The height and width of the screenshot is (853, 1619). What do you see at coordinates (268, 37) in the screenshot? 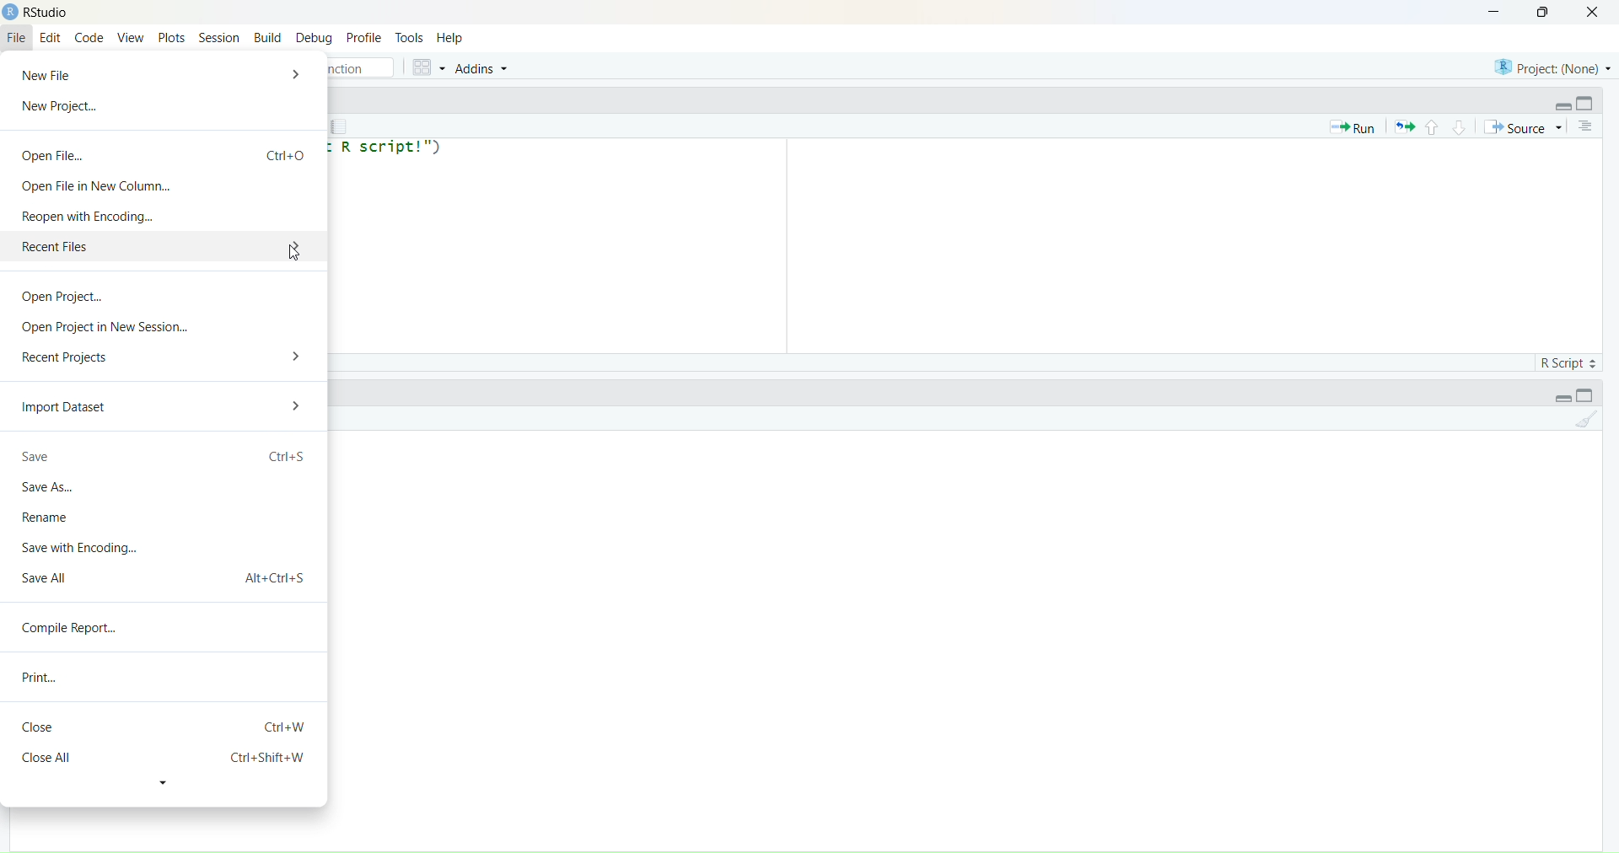
I see `Build` at bounding box center [268, 37].